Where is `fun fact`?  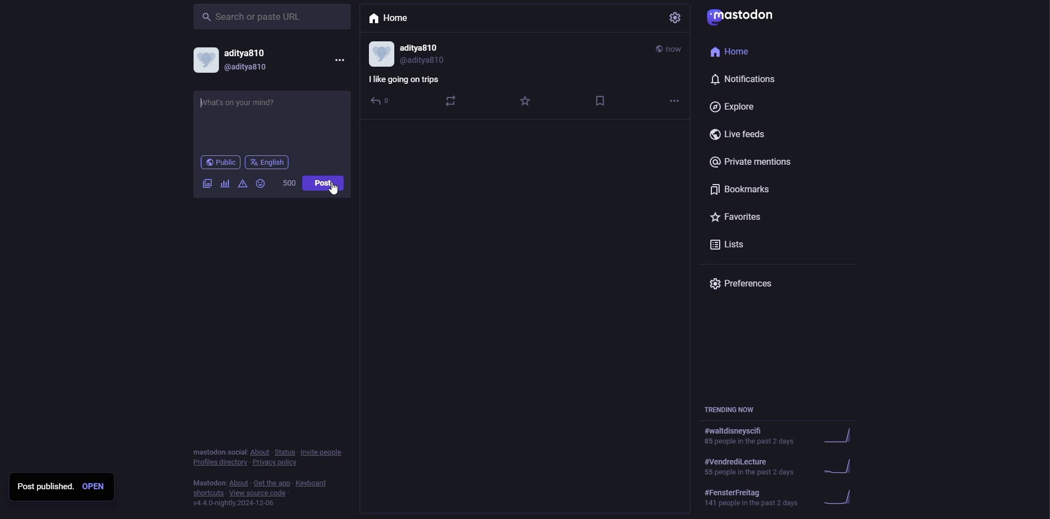
fun fact is located at coordinates (254, 109).